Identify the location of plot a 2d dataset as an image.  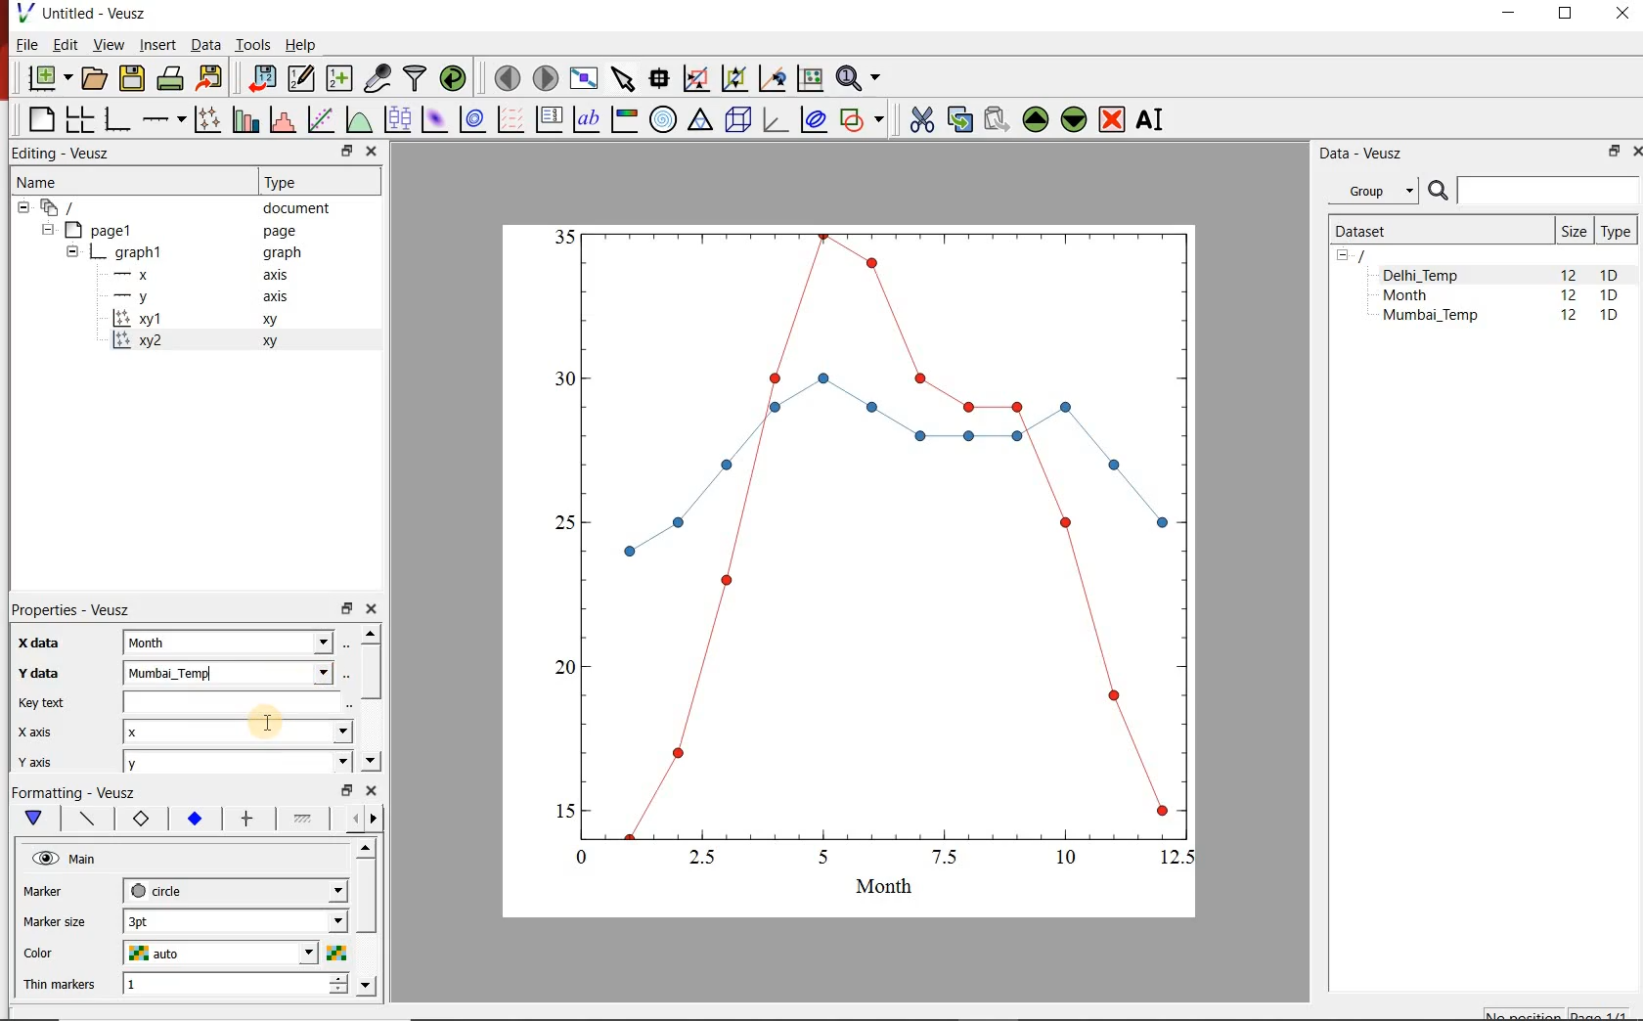
(436, 119).